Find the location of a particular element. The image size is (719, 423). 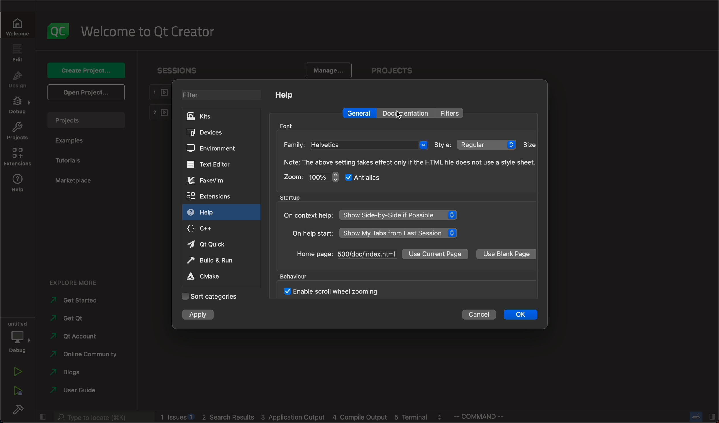

behavior is located at coordinates (300, 277).